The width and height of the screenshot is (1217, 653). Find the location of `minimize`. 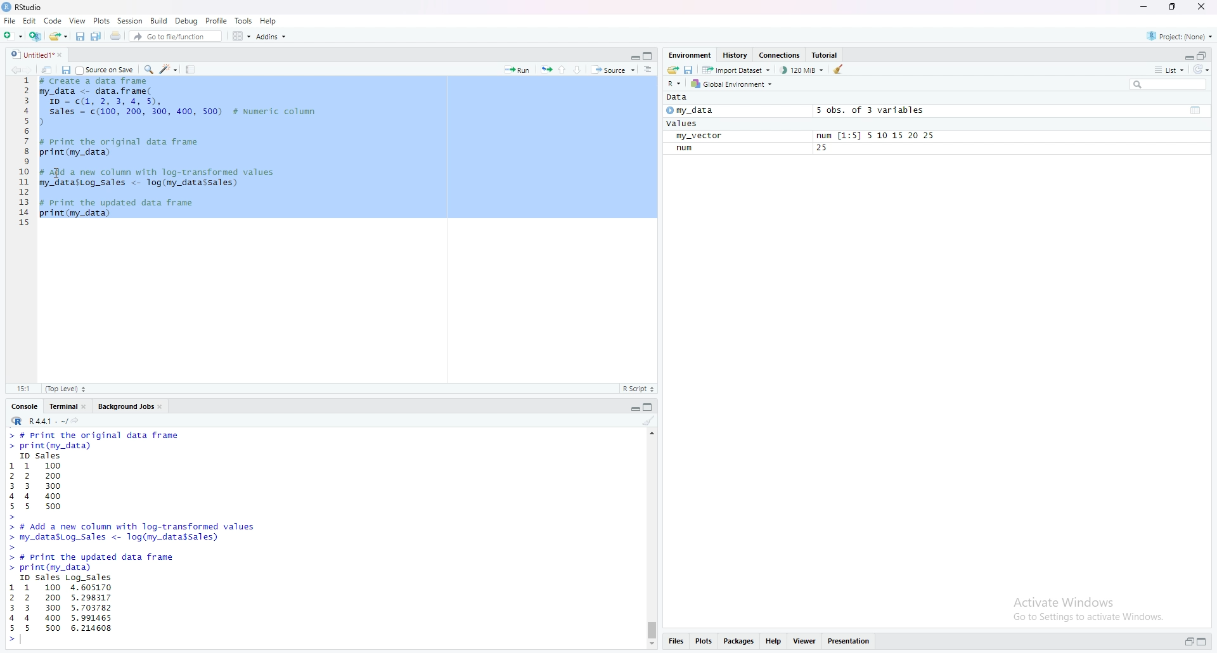

minimize is located at coordinates (1187, 56).